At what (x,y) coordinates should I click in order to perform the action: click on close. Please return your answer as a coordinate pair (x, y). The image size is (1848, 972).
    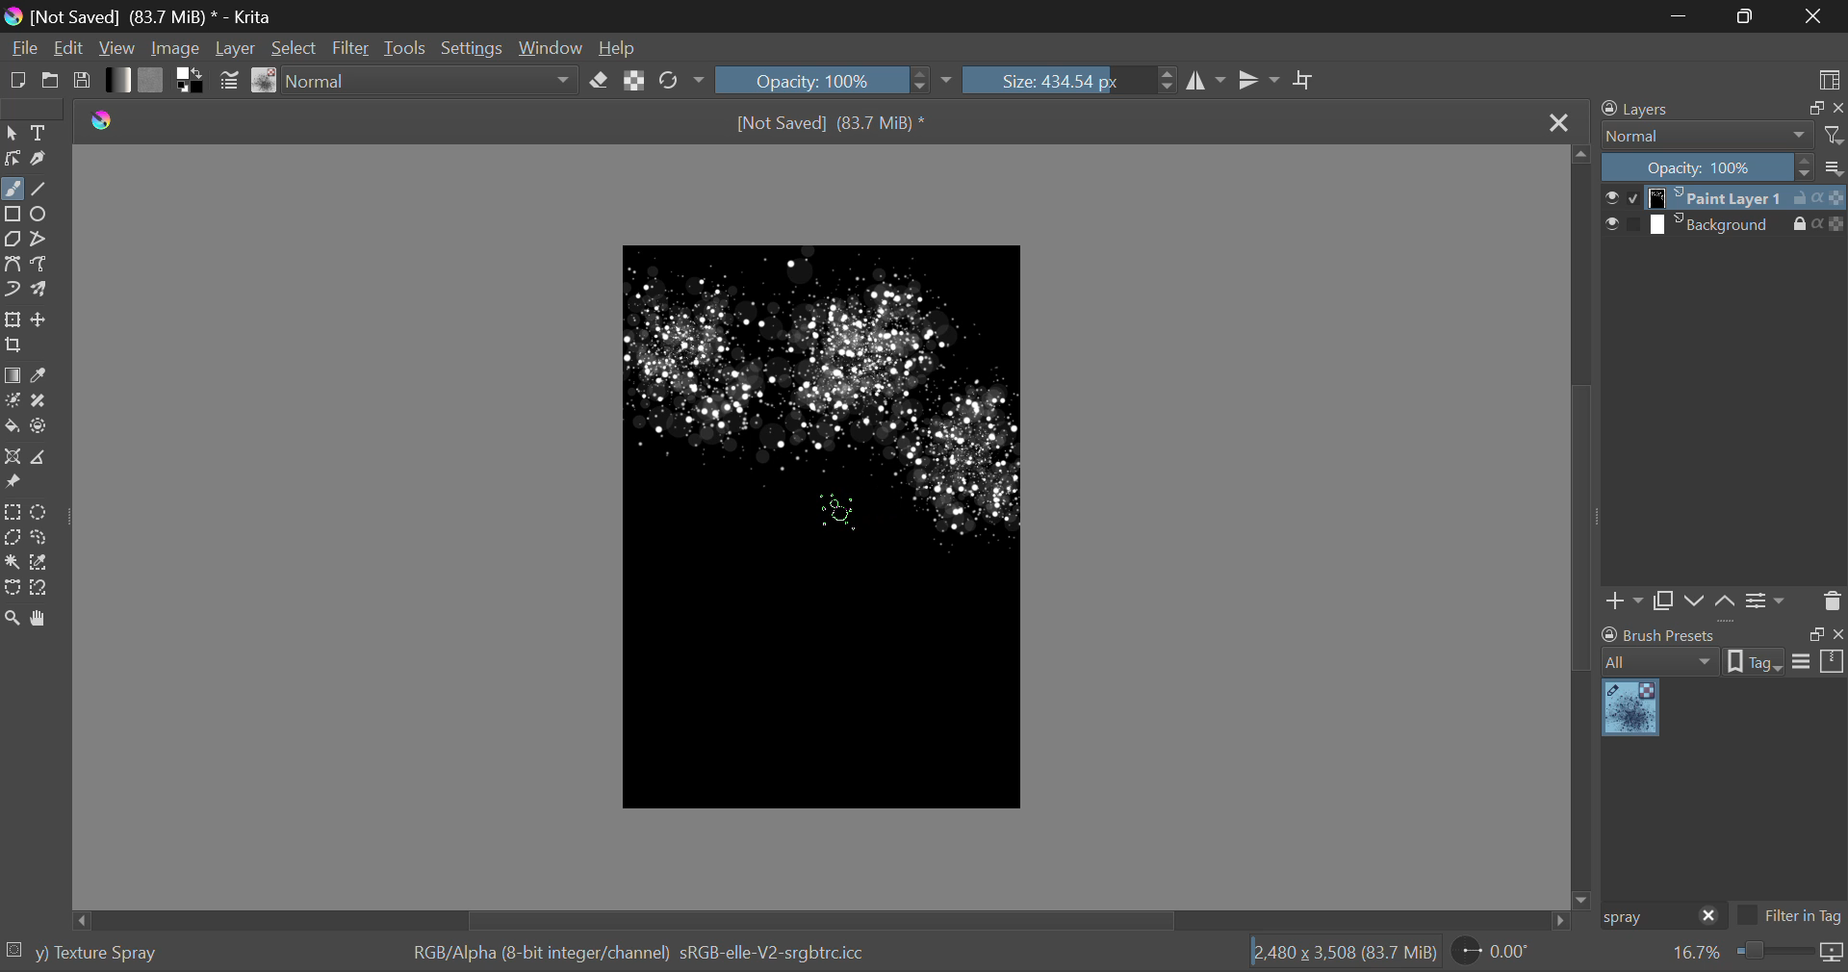
    Looking at the image, I should click on (1836, 109).